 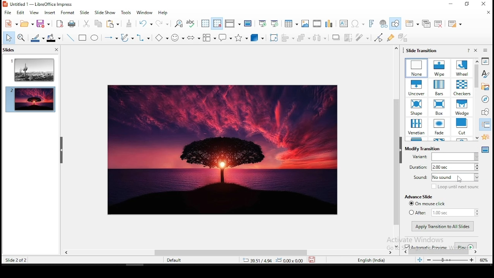 What do you see at coordinates (96, 37) in the screenshot?
I see `ellipse` at bounding box center [96, 37].